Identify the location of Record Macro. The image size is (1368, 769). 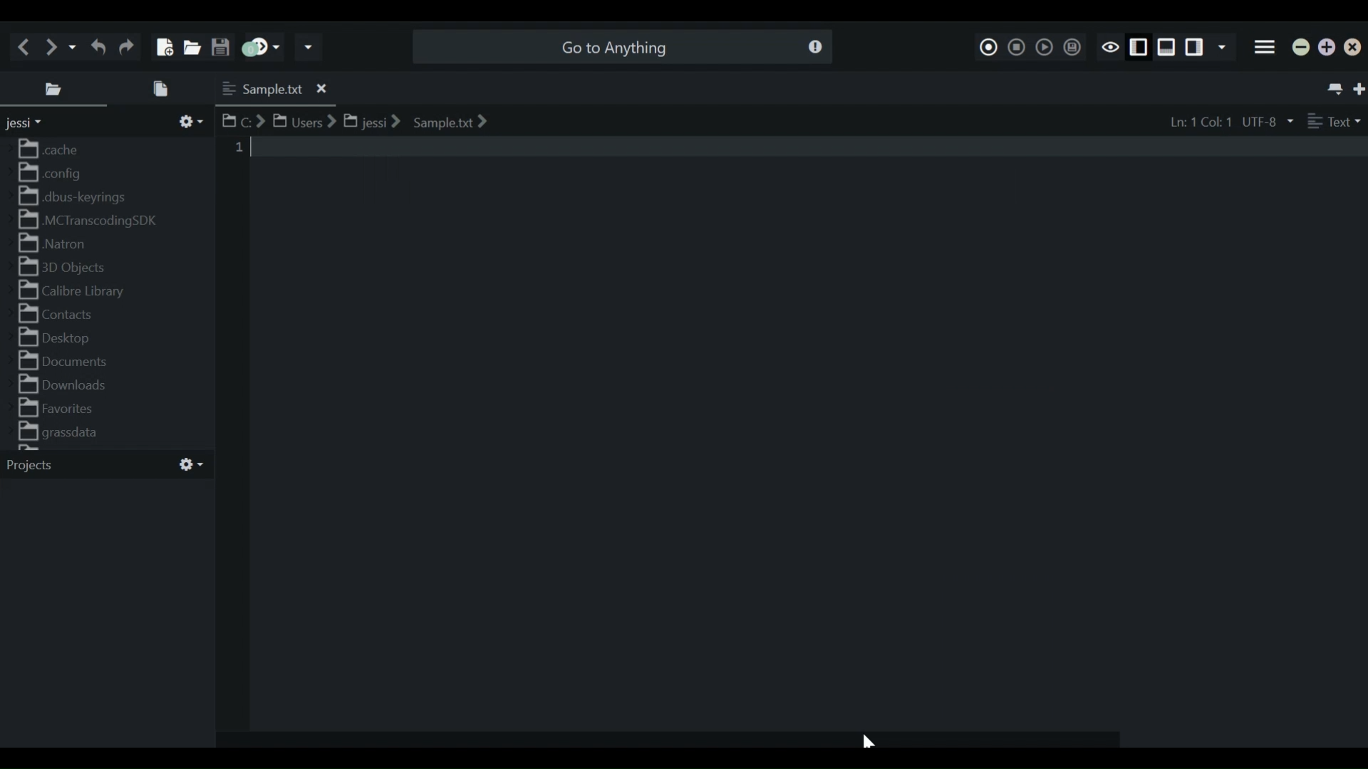
(986, 47).